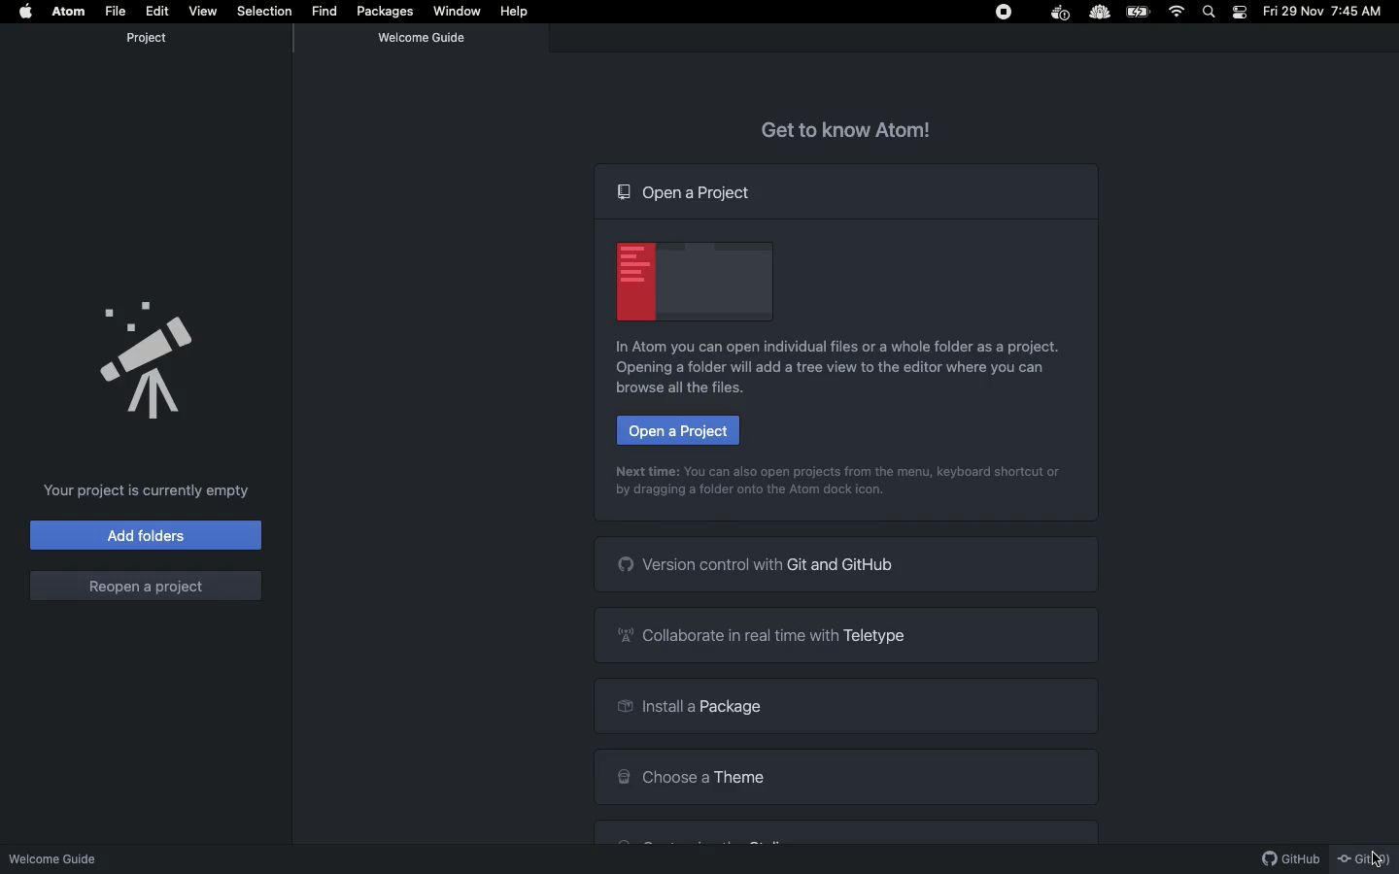 The image size is (1399, 874). What do you see at coordinates (1001, 13) in the screenshot?
I see `Stop` at bounding box center [1001, 13].